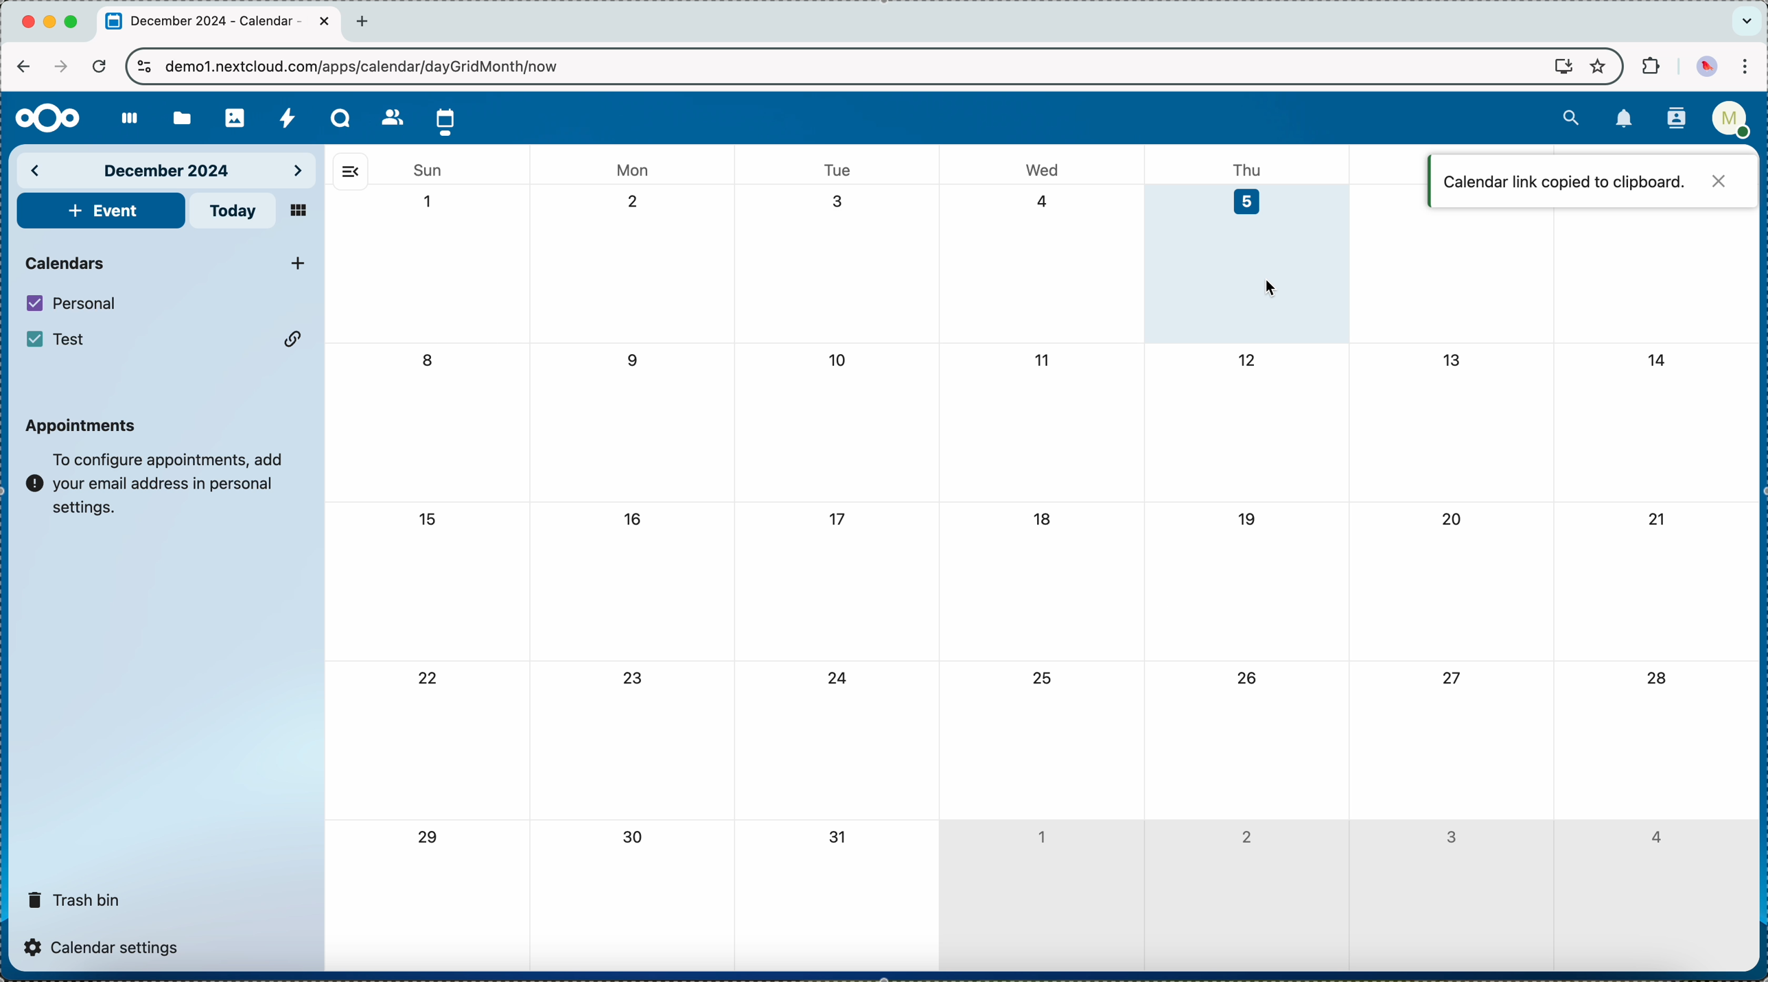 The width and height of the screenshot is (1768, 982). What do you see at coordinates (1040, 677) in the screenshot?
I see `25` at bounding box center [1040, 677].